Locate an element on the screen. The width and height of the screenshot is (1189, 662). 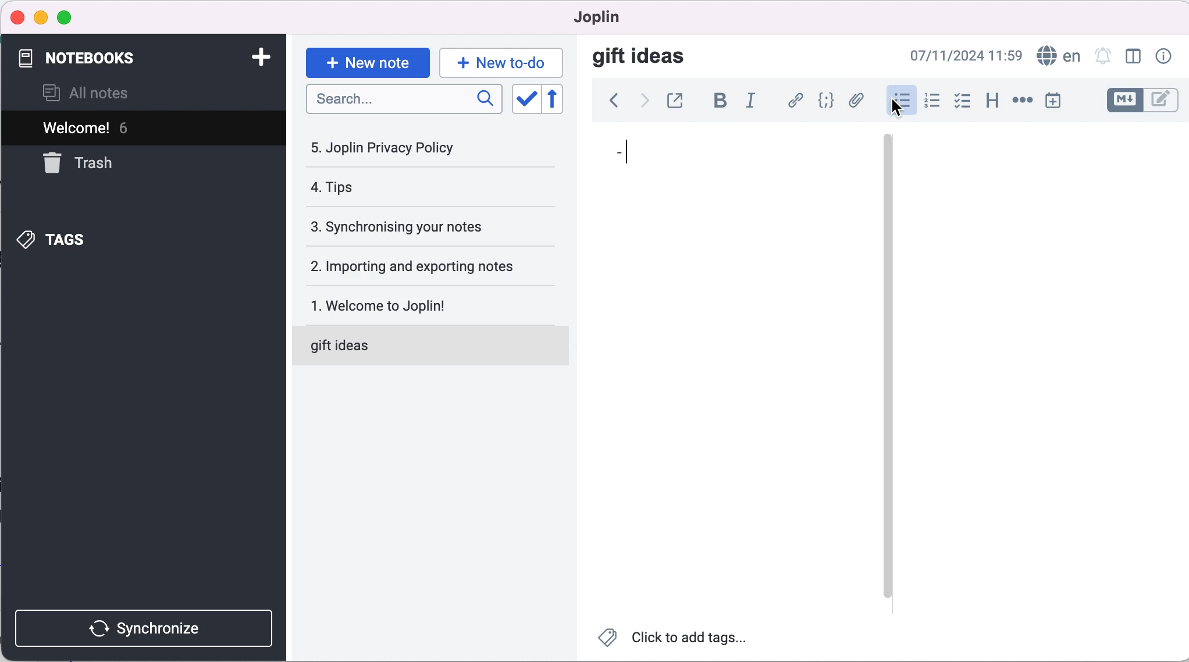
all notes is located at coordinates (101, 92).